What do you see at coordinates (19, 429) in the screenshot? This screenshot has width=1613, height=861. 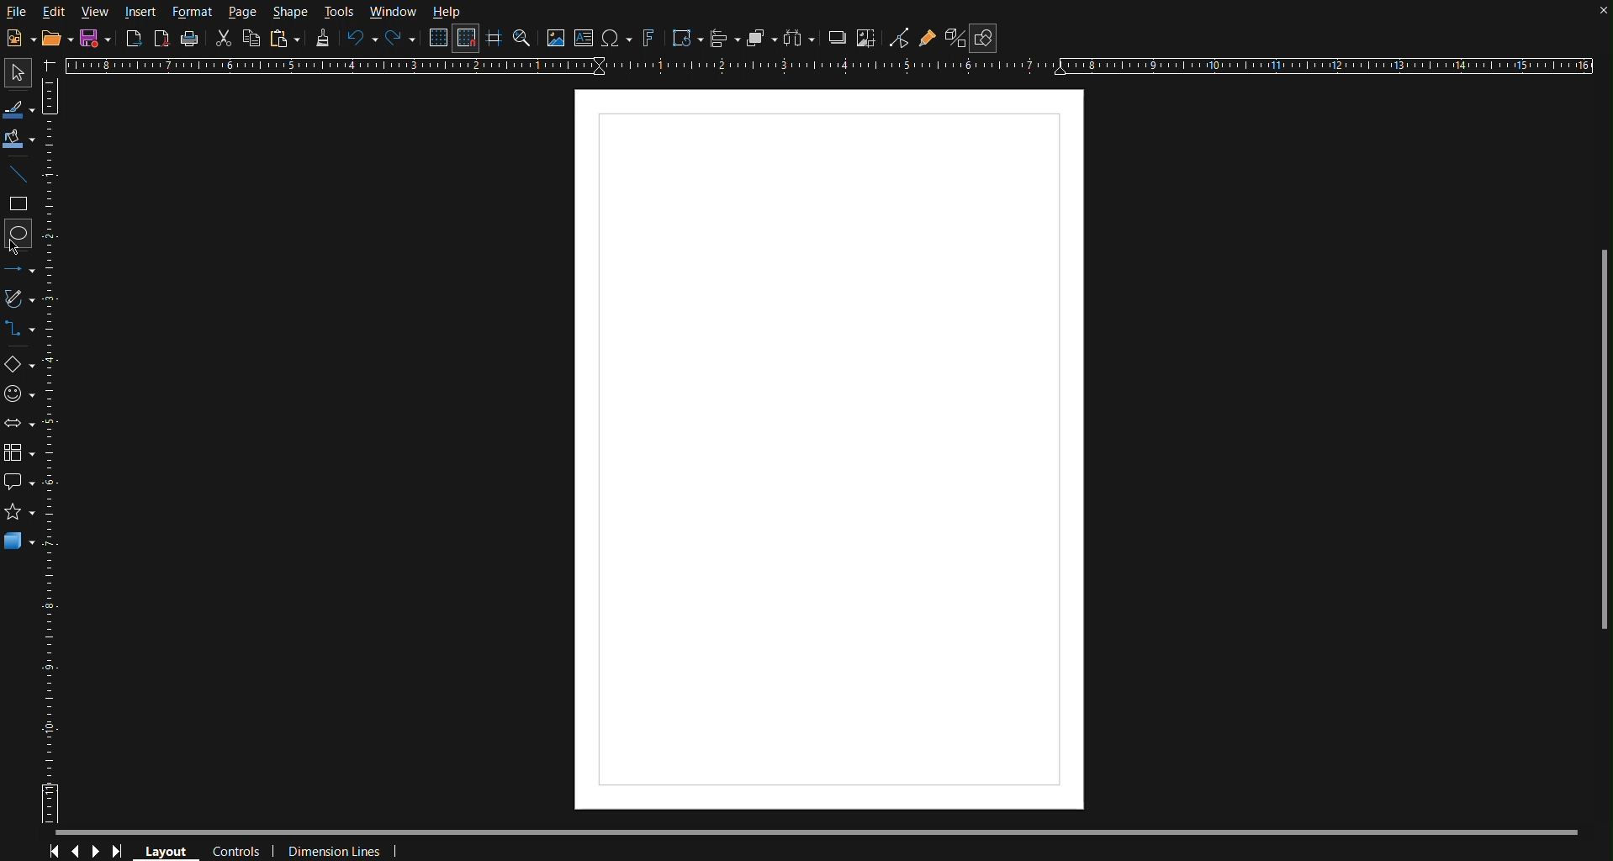 I see `Box Arrows` at bounding box center [19, 429].